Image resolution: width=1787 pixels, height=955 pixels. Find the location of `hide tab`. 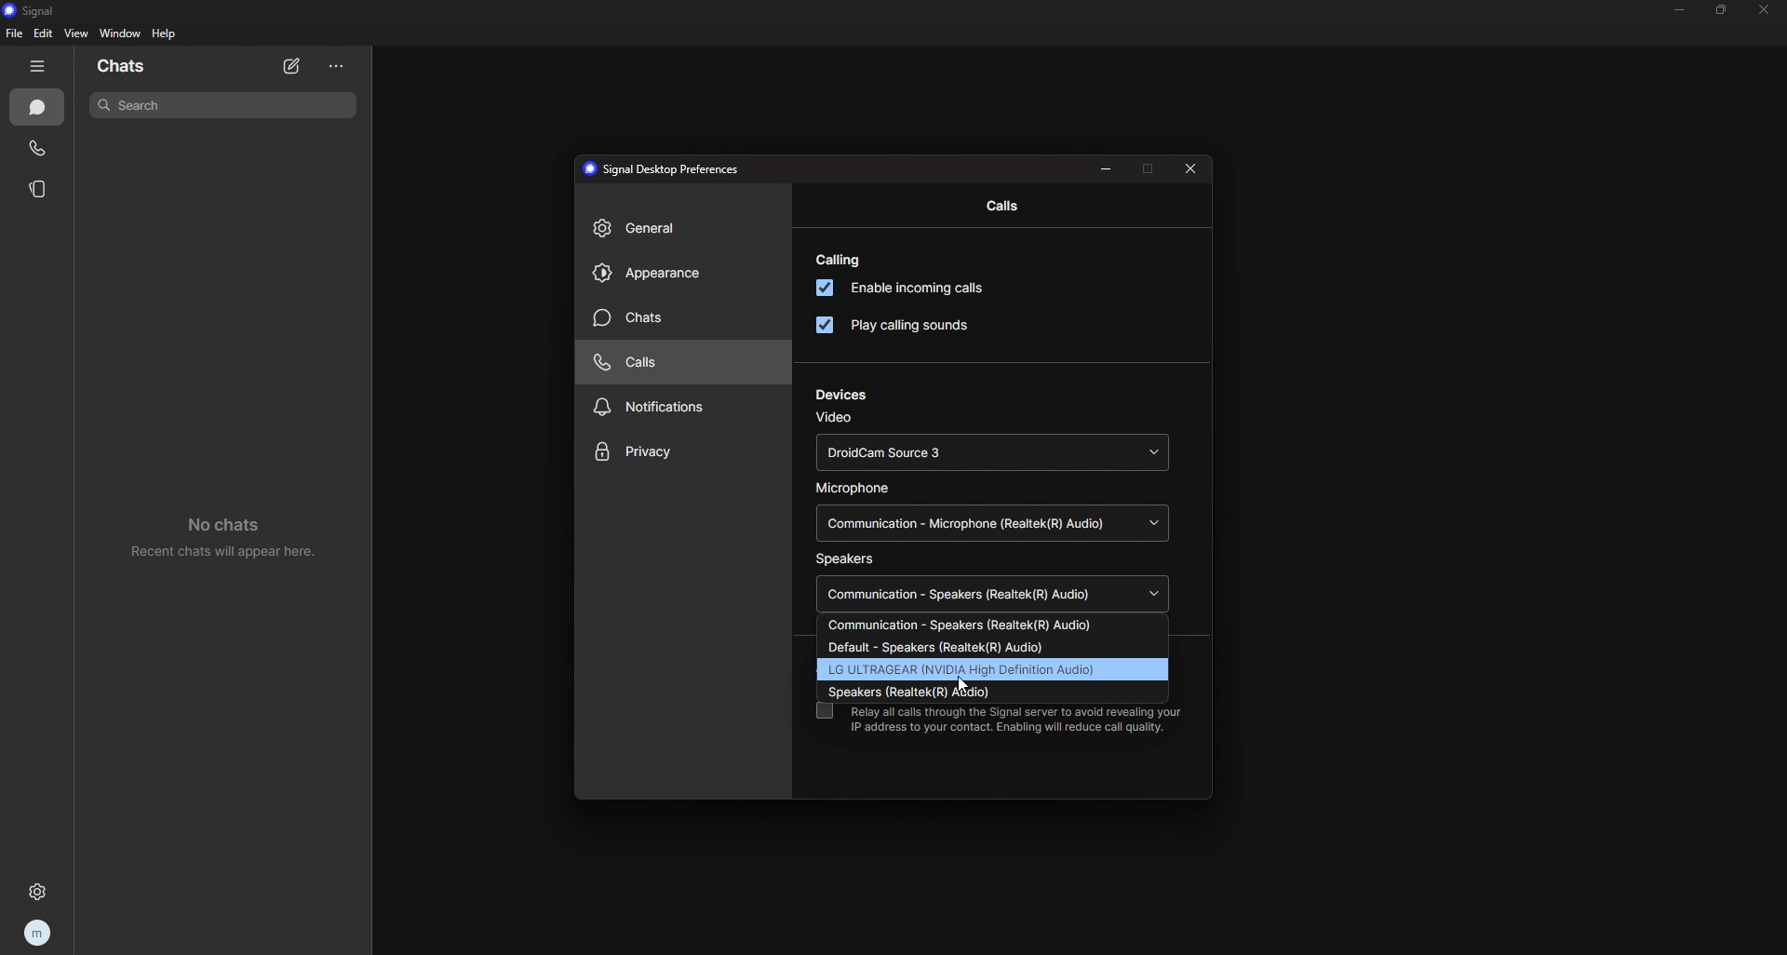

hide tab is located at coordinates (39, 66).